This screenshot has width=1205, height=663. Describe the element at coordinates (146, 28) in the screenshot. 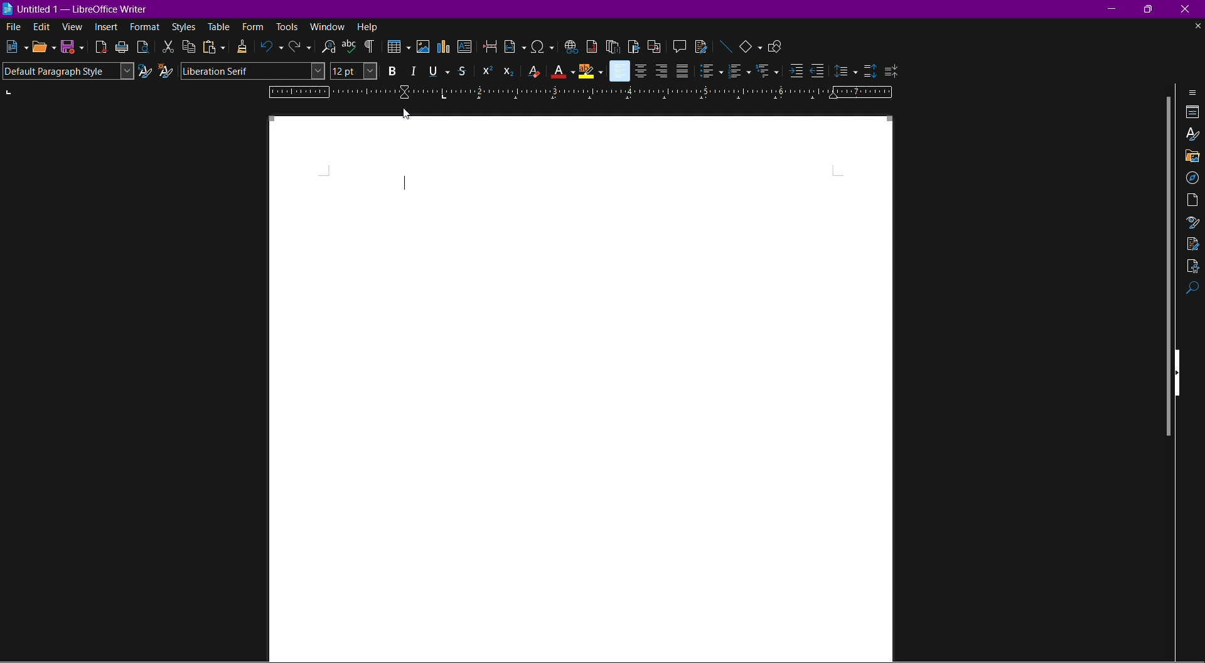

I see `format` at that location.